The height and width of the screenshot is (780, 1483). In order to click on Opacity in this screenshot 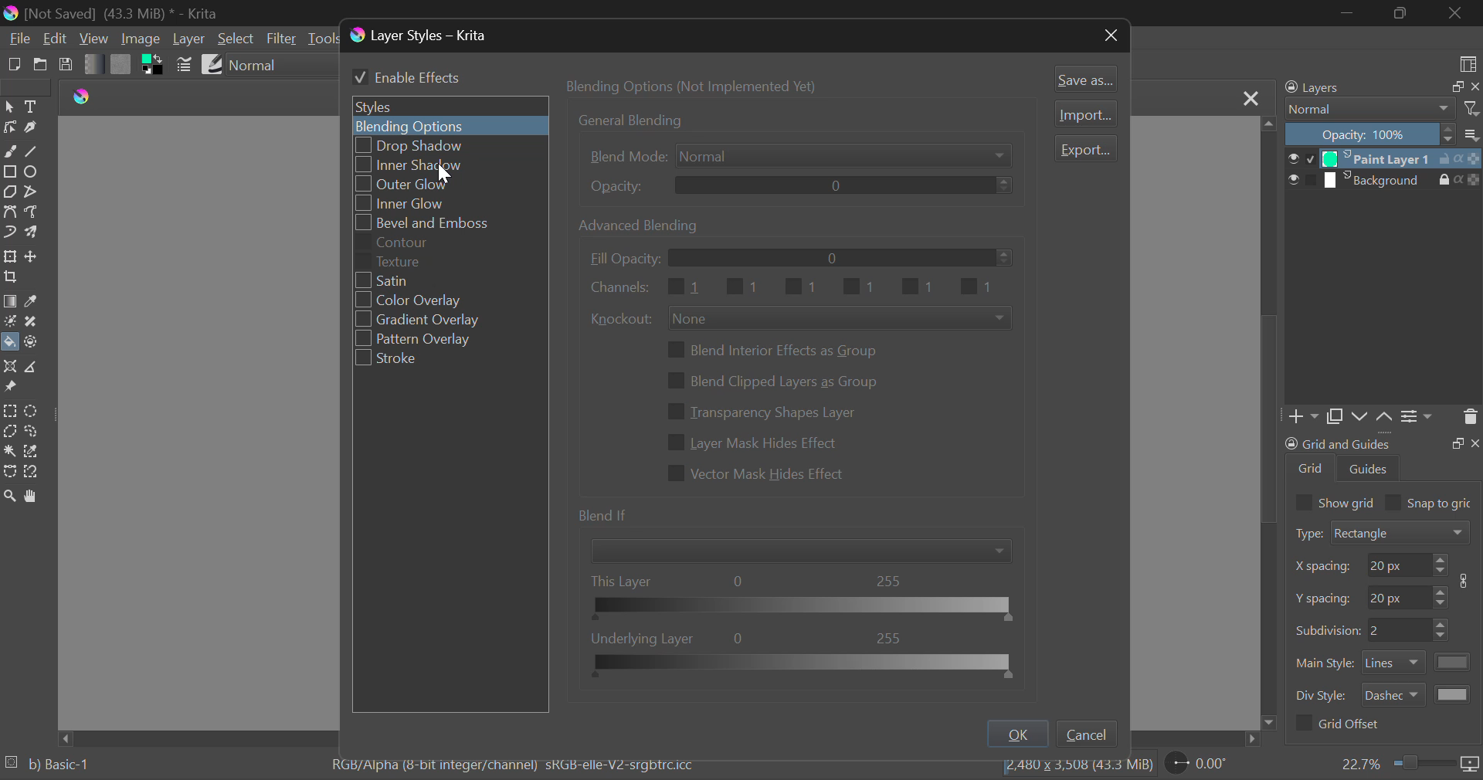, I will do `click(1384, 135)`.